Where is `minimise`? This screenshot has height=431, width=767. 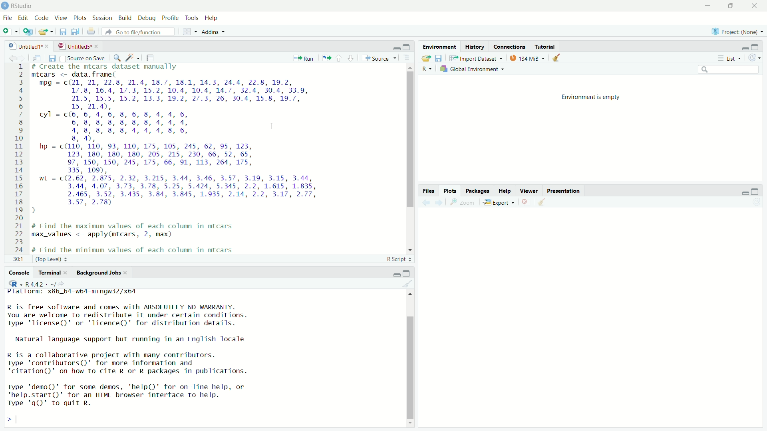
minimise is located at coordinates (741, 192).